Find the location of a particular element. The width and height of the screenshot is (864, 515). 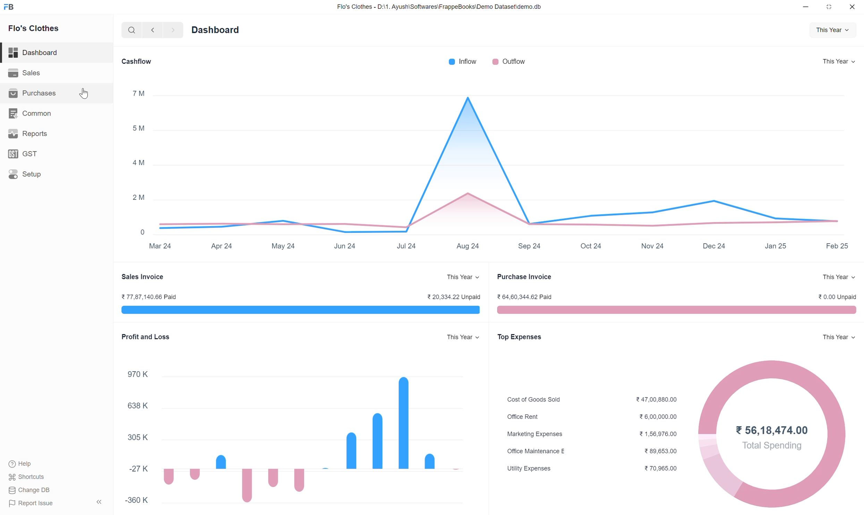

4 M is located at coordinates (139, 162).